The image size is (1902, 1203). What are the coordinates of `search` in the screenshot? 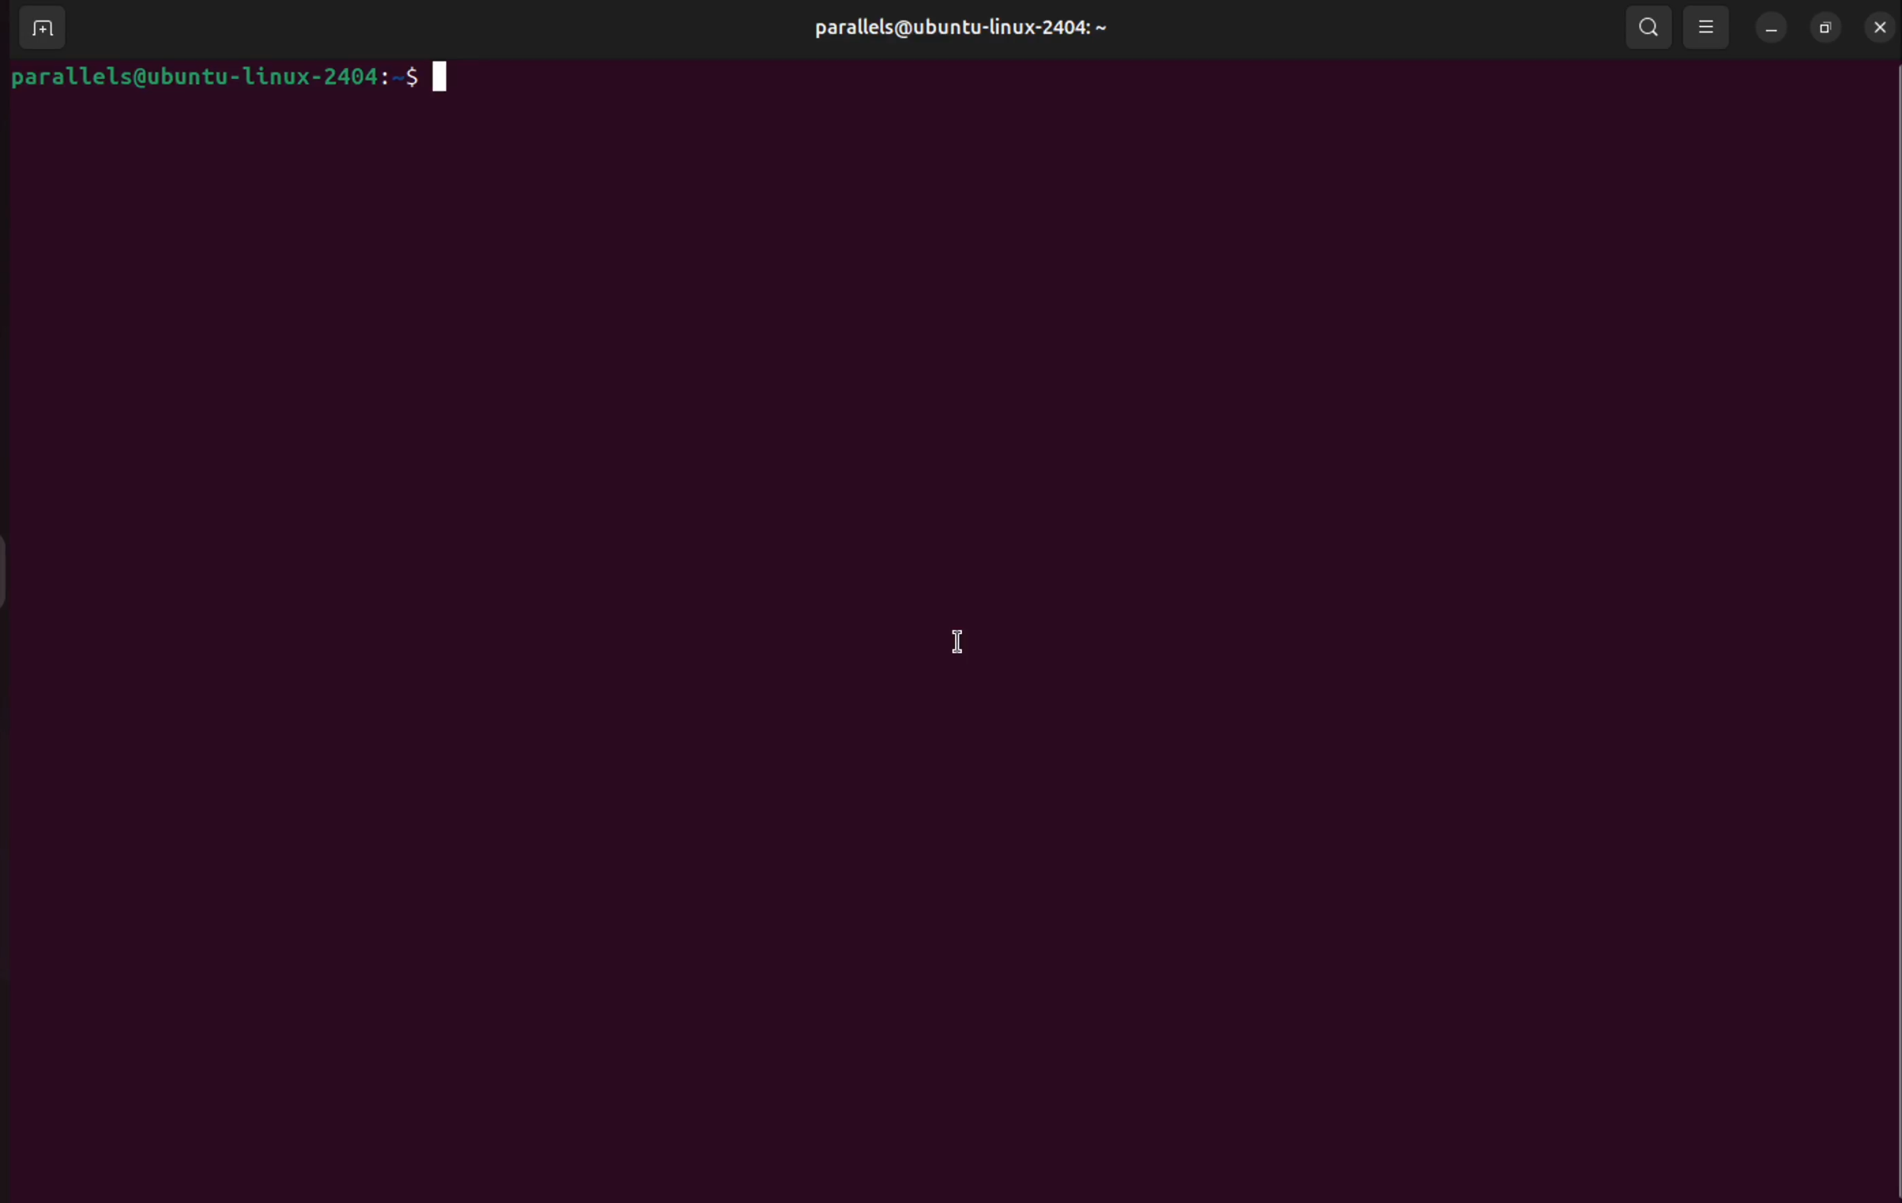 It's located at (1645, 26).